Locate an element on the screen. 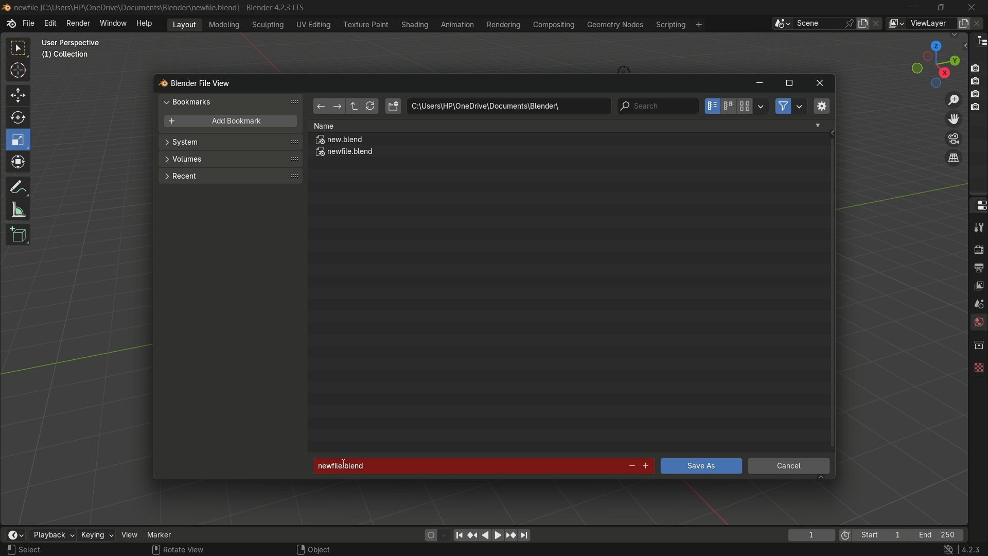 The image size is (988, 556). search bar is located at coordinates (657, 106).